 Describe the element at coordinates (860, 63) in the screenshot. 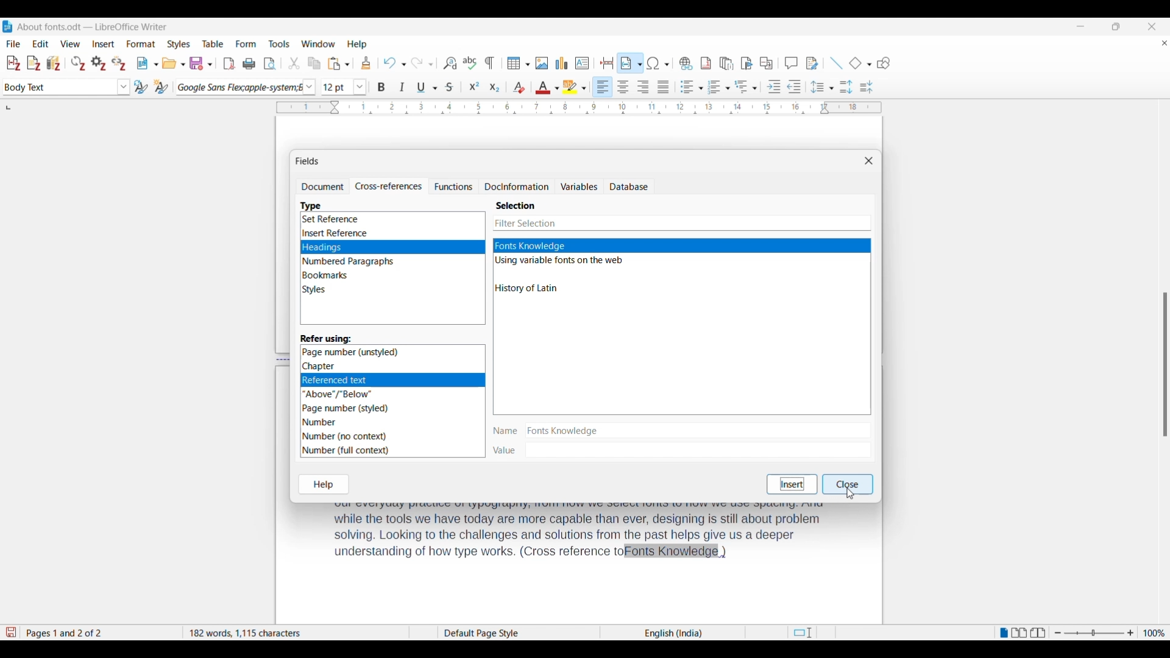

I see `Current basic shape and other basic shape options` at that location.